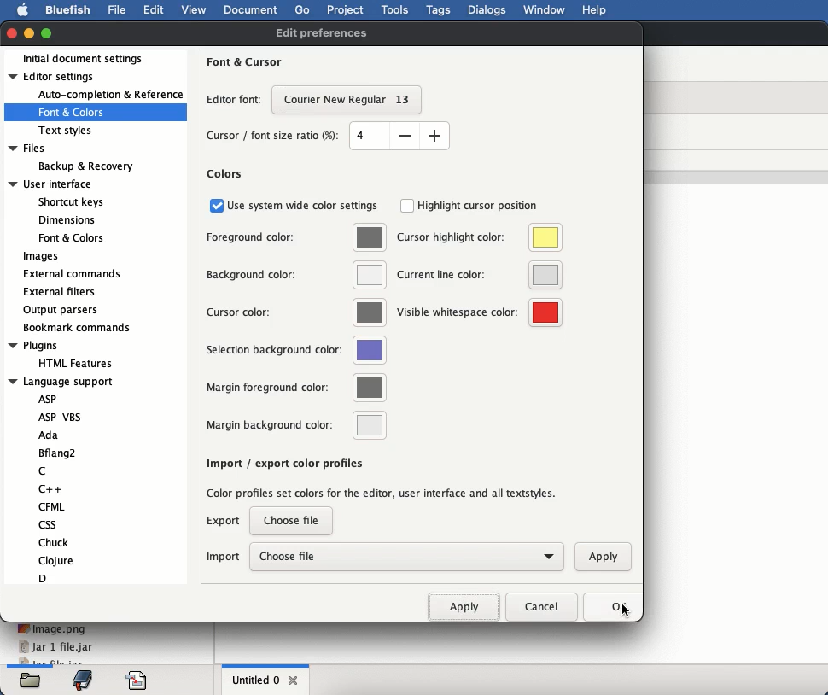  Describe the element at coordinates (196, 9) in the screenshot. I see `view` at that location.